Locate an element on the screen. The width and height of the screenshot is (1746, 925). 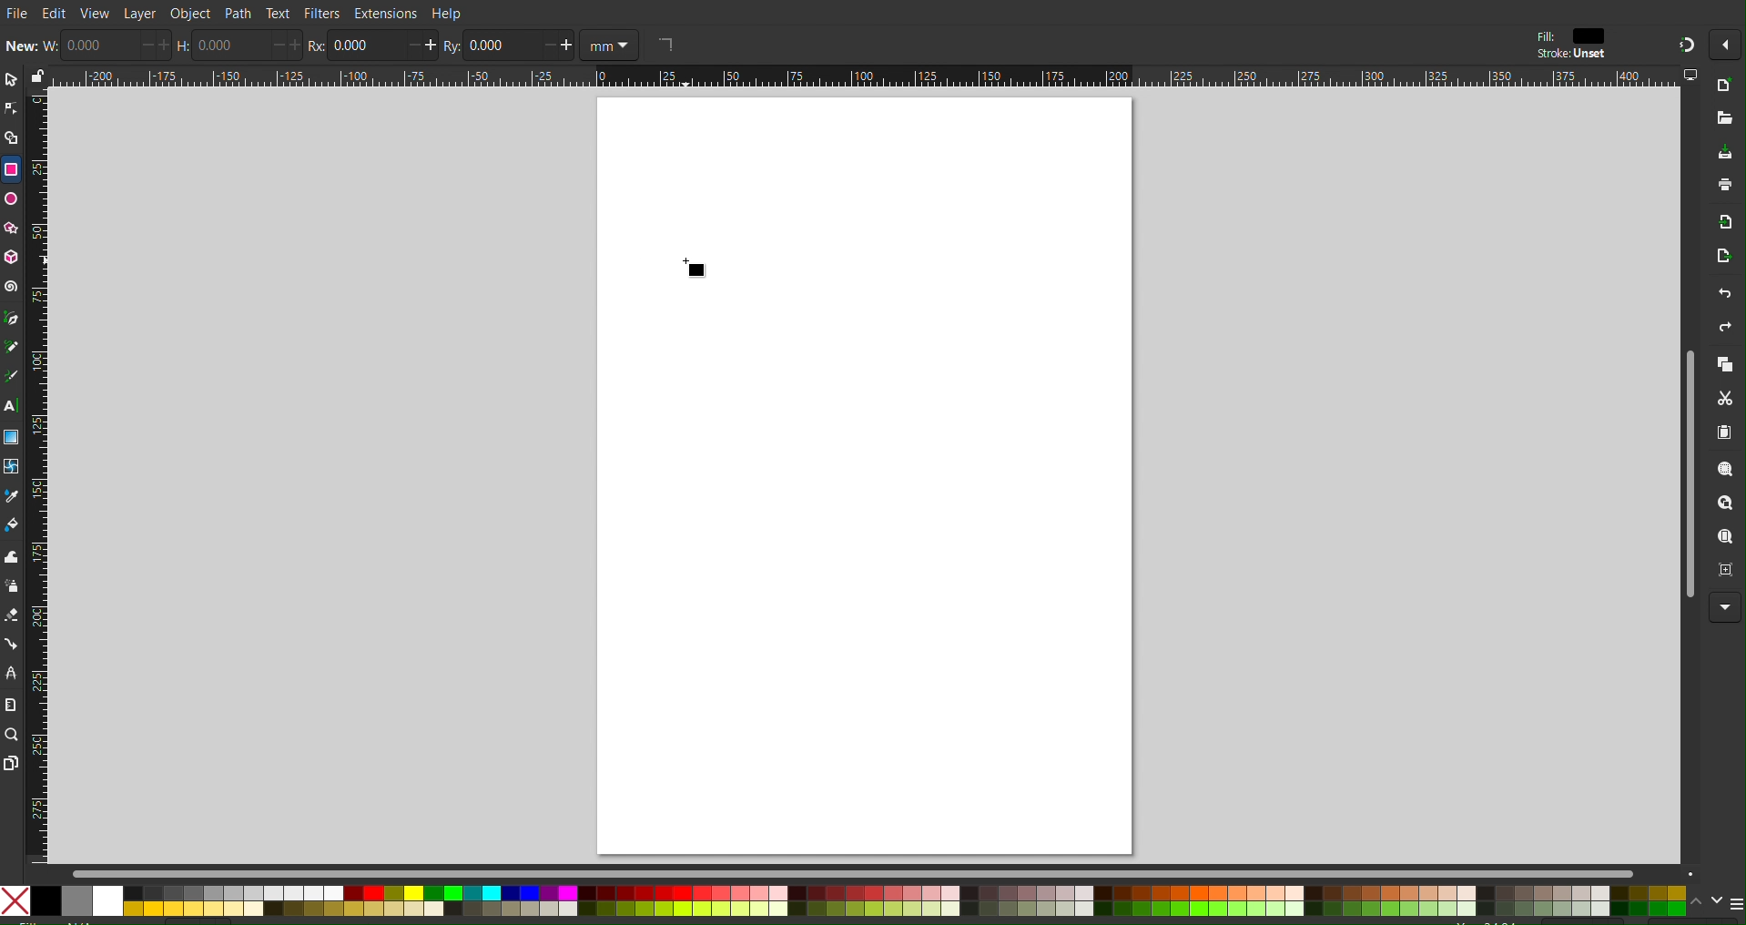
0.000 is located at coordinates (102, 45).